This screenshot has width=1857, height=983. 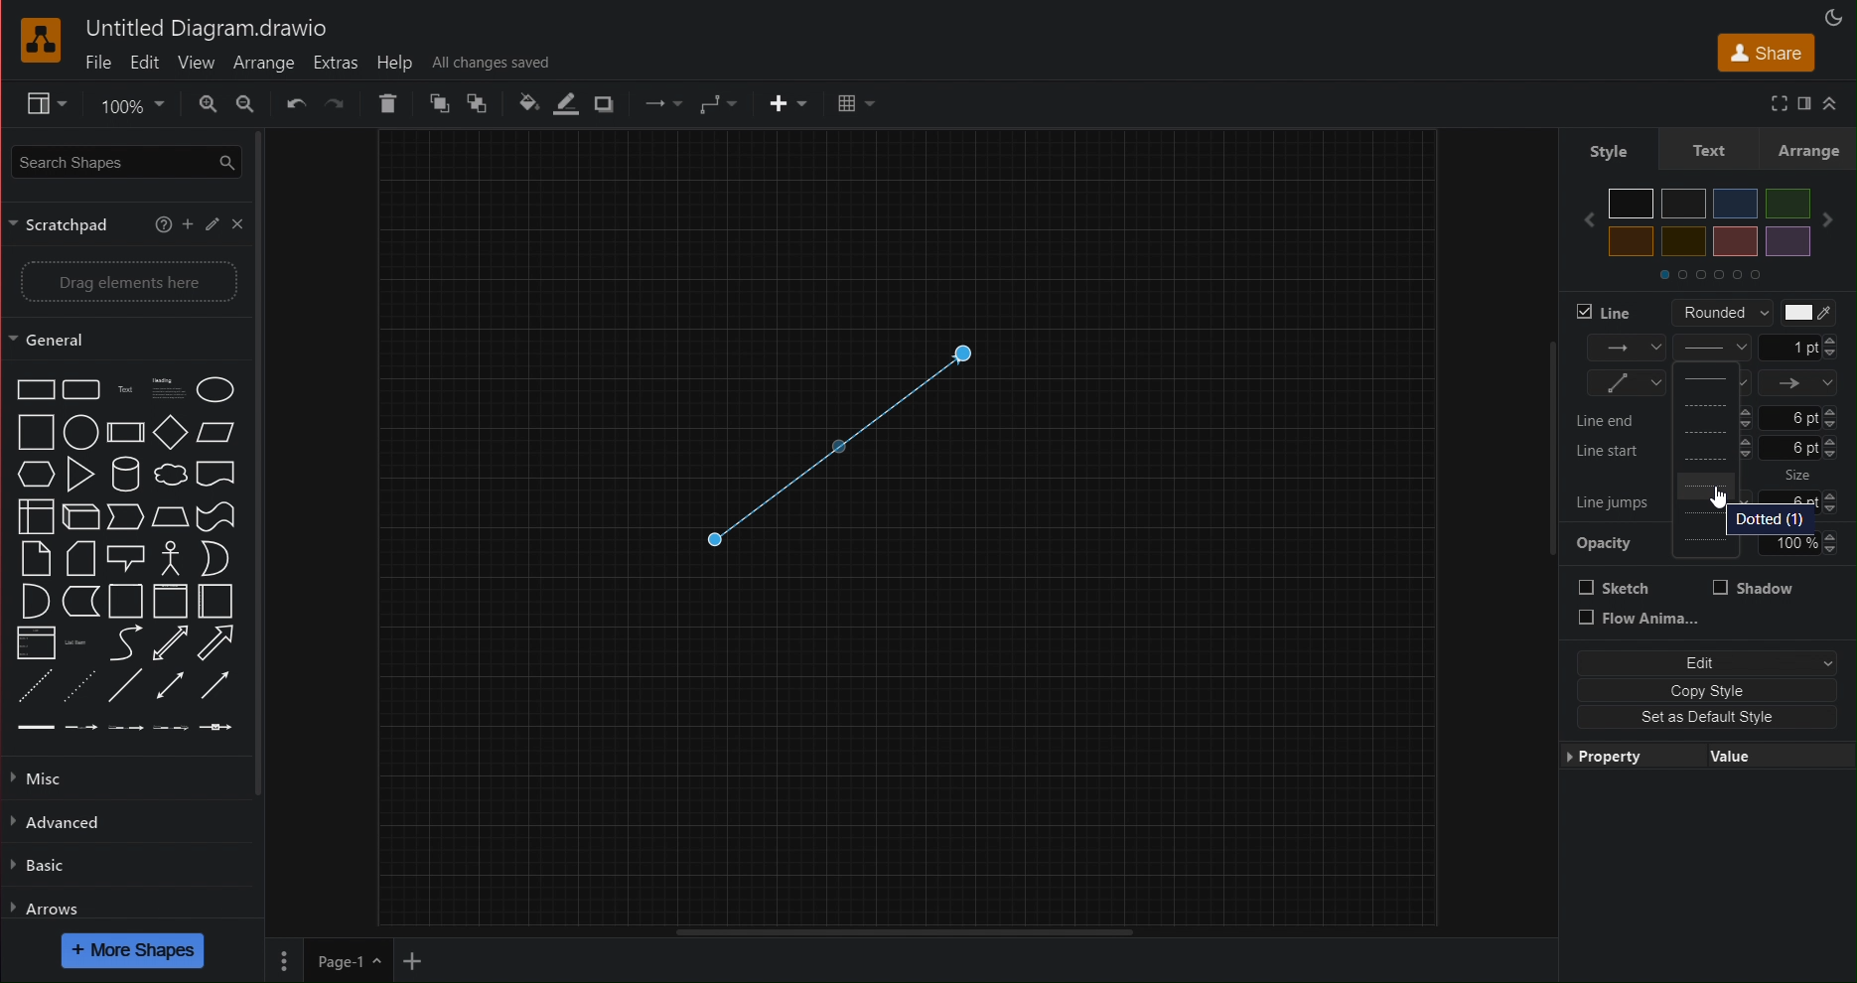 I want to click on Style, so click(x=1607, y=150).